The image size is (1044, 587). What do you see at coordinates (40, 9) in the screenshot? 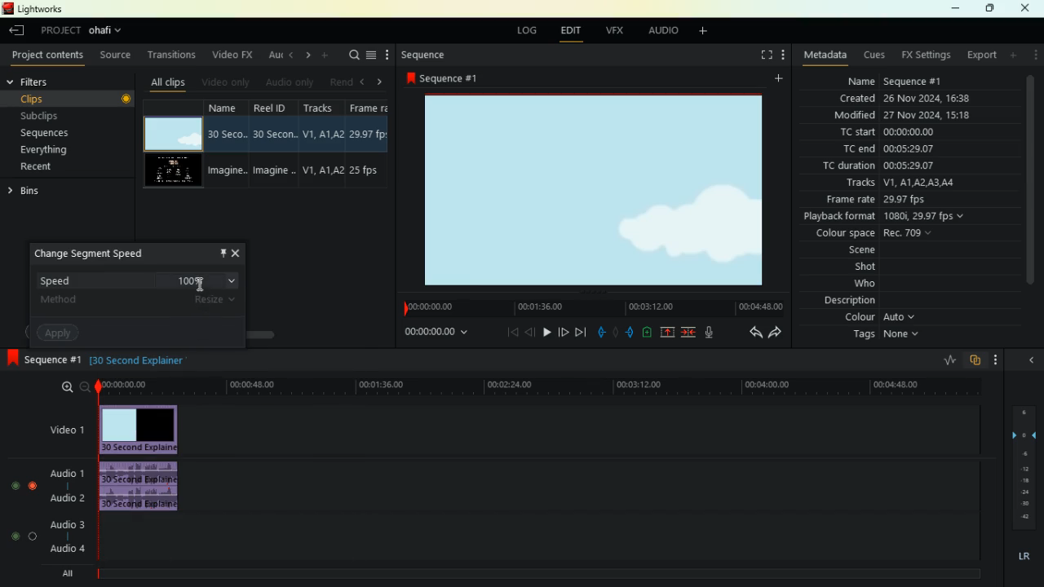
I see `lightworks` at bounding box center [40, 9].